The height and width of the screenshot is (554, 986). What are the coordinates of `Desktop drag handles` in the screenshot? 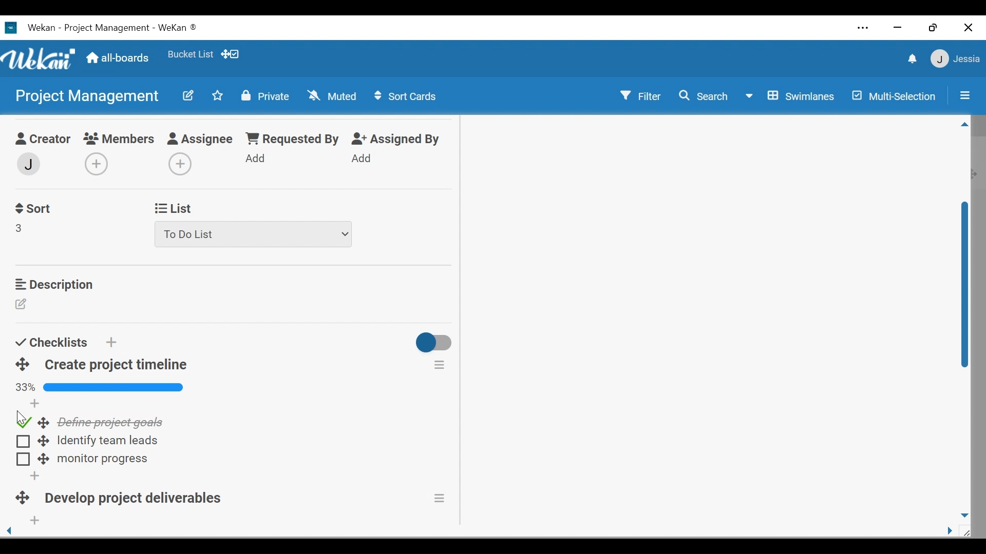 It's located at (28, 495).